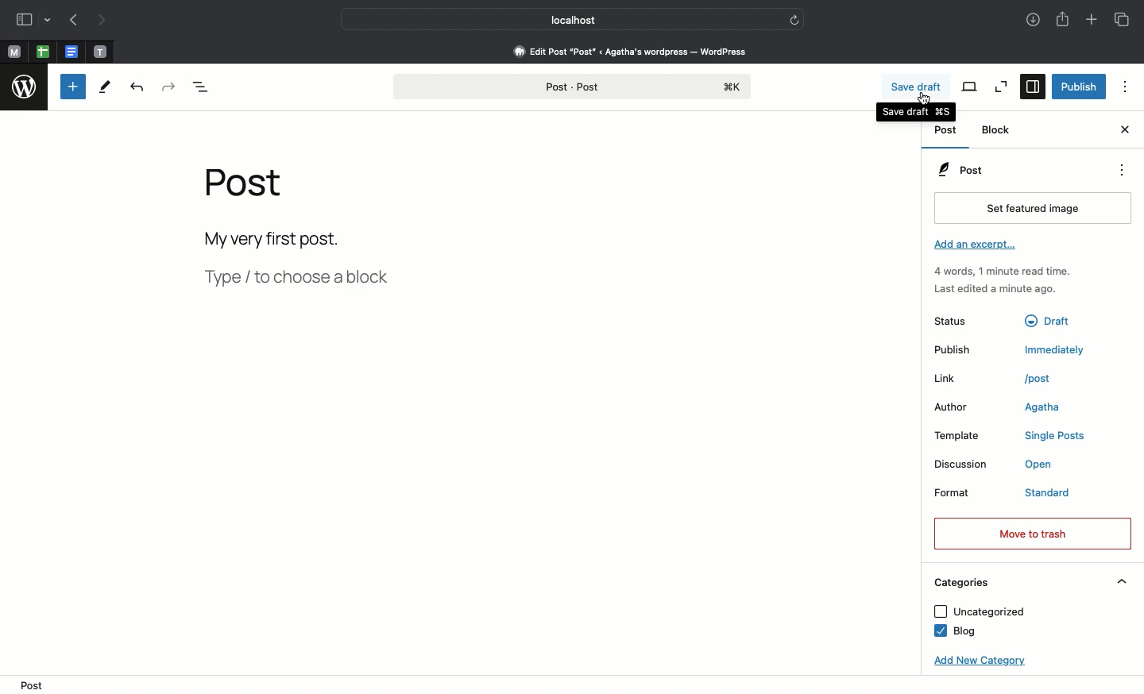 The height and width of the screenshot is (694, 1144). Describe the element at coordinates (74, 21) in the screenshot. I see `Previous page` at that location.